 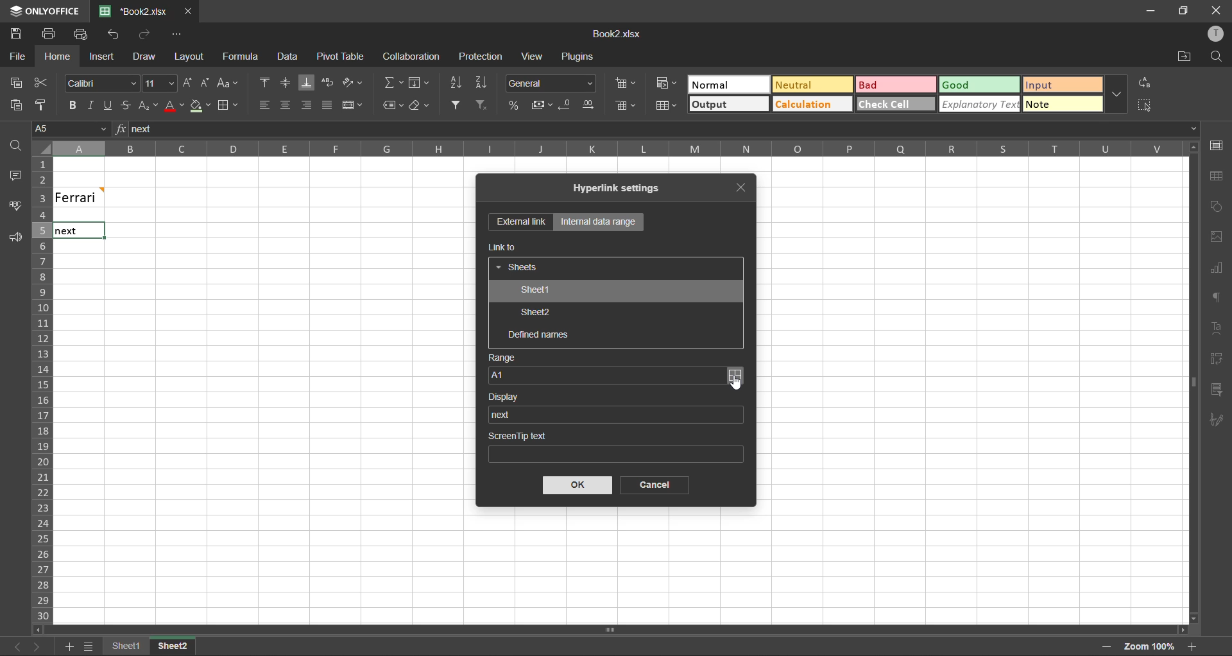 What do you see at coordinates (13, 83) in the screenshot?
I see `copy` at bounding box center [13, 83].